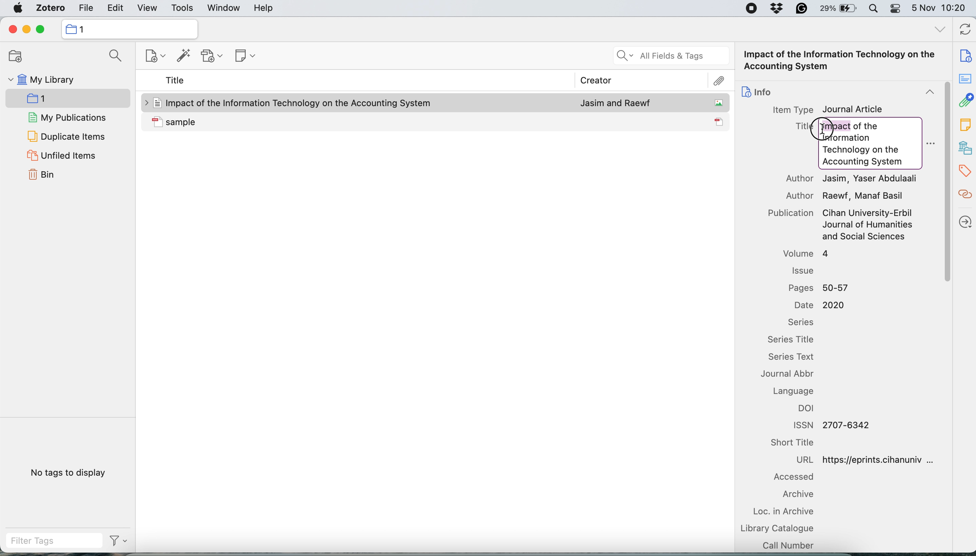 The width and height of the screenshot is (976, 556). Describe the element at coordinates (41, 29) in the screenshot. I see `maximise` at that location.